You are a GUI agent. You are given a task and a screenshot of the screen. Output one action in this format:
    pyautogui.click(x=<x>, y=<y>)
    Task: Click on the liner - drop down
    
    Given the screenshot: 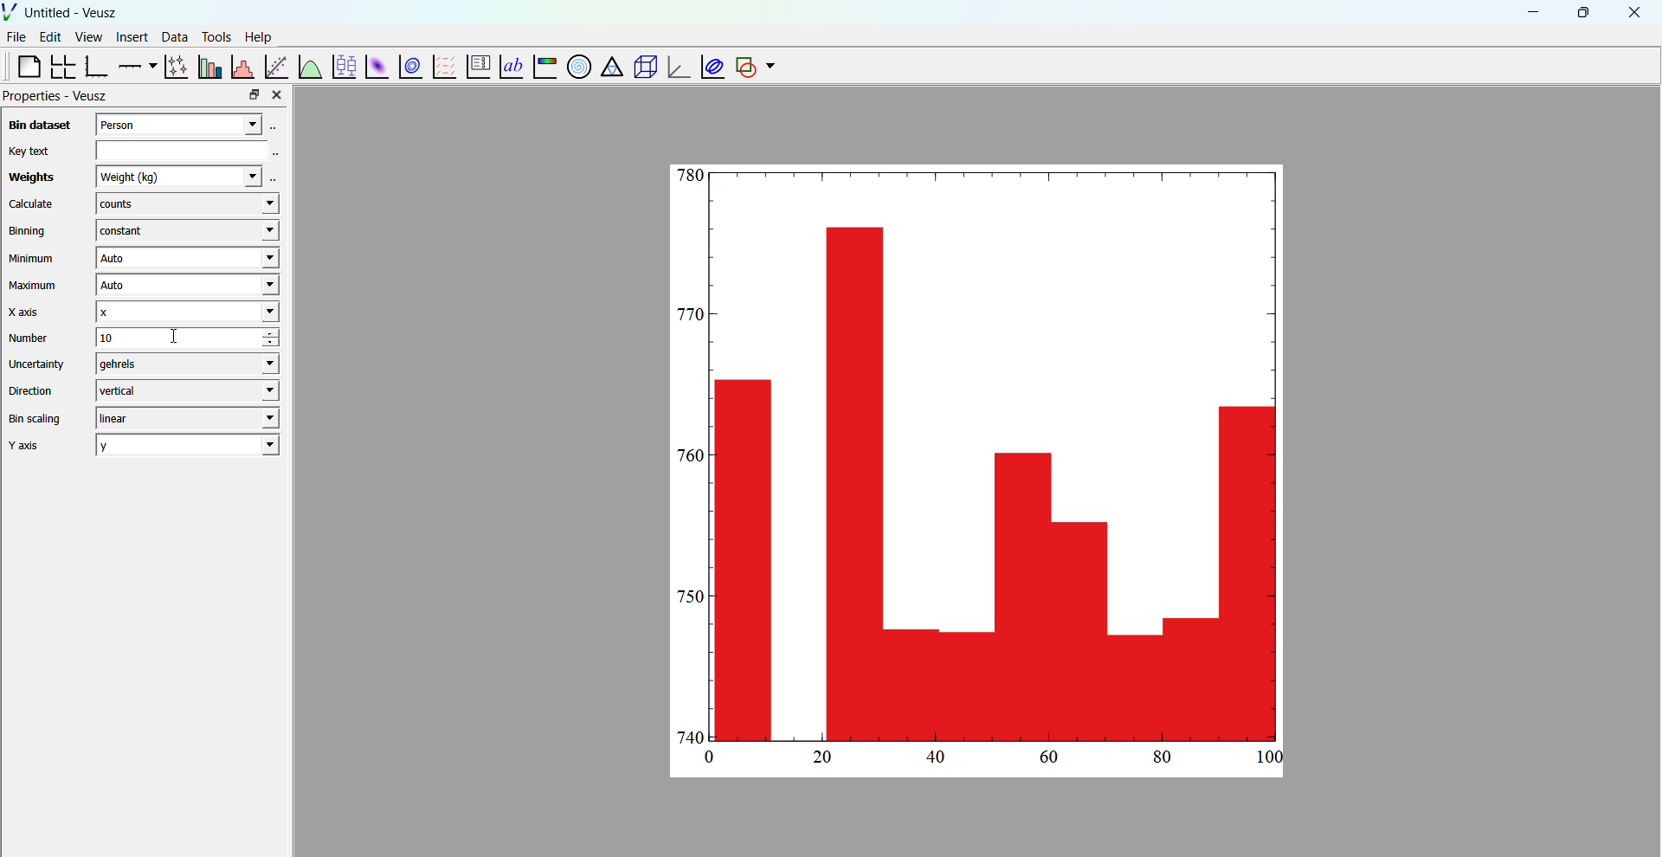 What is the action you would take?
    pyautogui.click(x=184, y=418)
    